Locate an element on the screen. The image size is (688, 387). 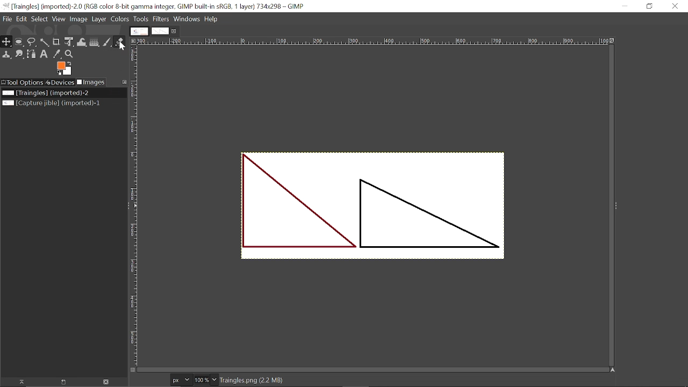
Gradient tool is located at coordinates (95, 41).